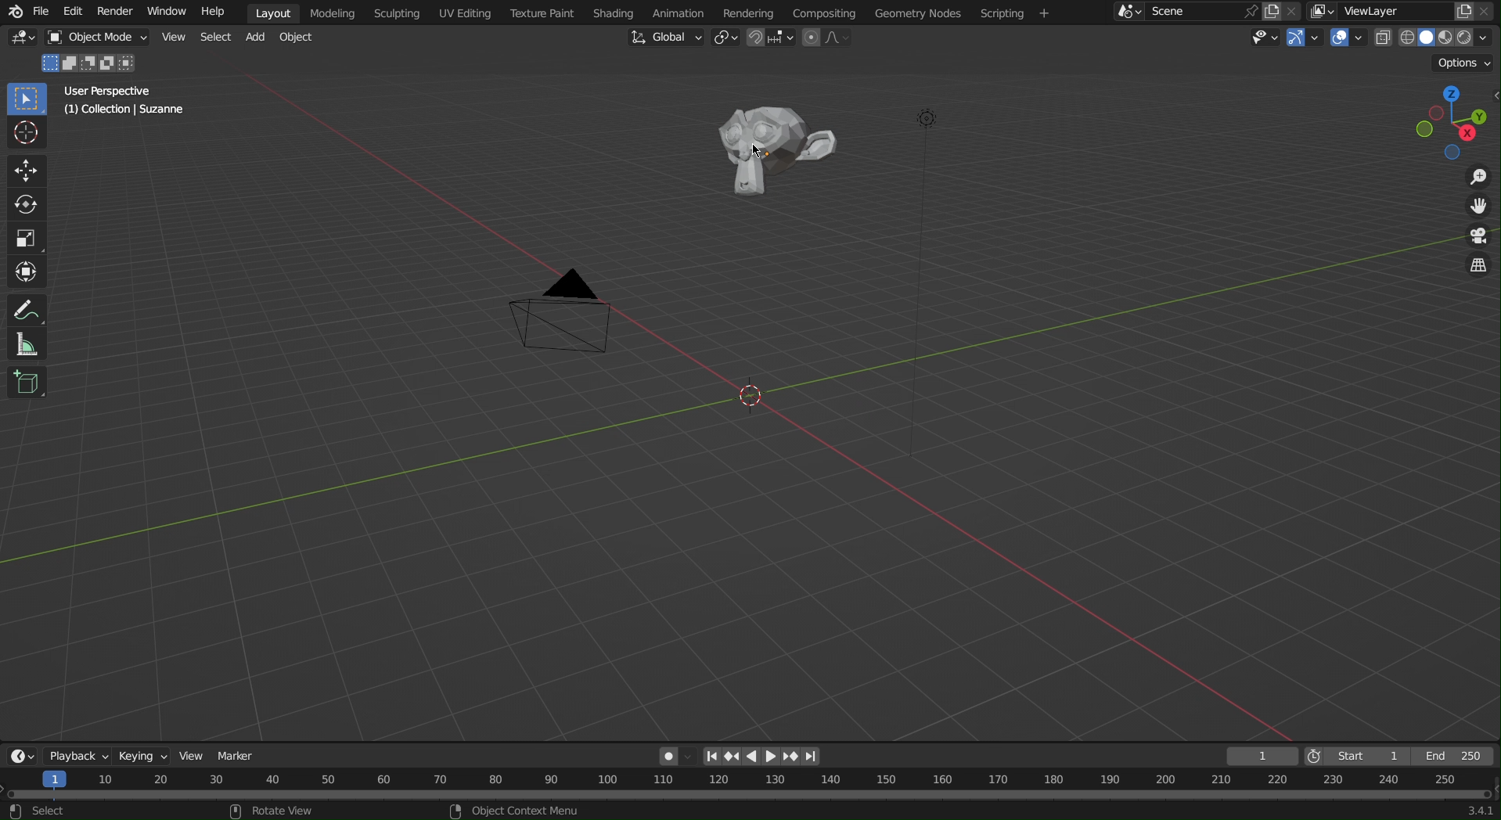 Image resolution: width=1501 pixels, height=820 pixels. I want to click on Annotate, so click(28, 309).